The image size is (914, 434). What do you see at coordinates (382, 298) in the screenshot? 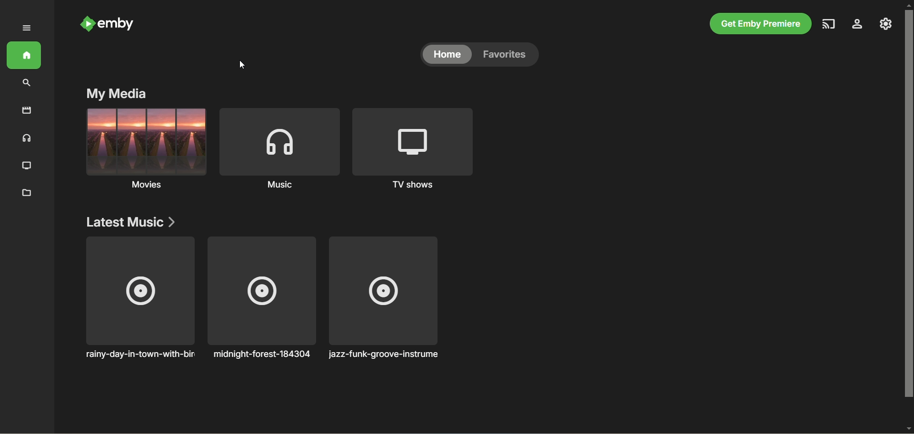
I see `jazz-funk-groove-instrument` at bounding box center [382, 298].